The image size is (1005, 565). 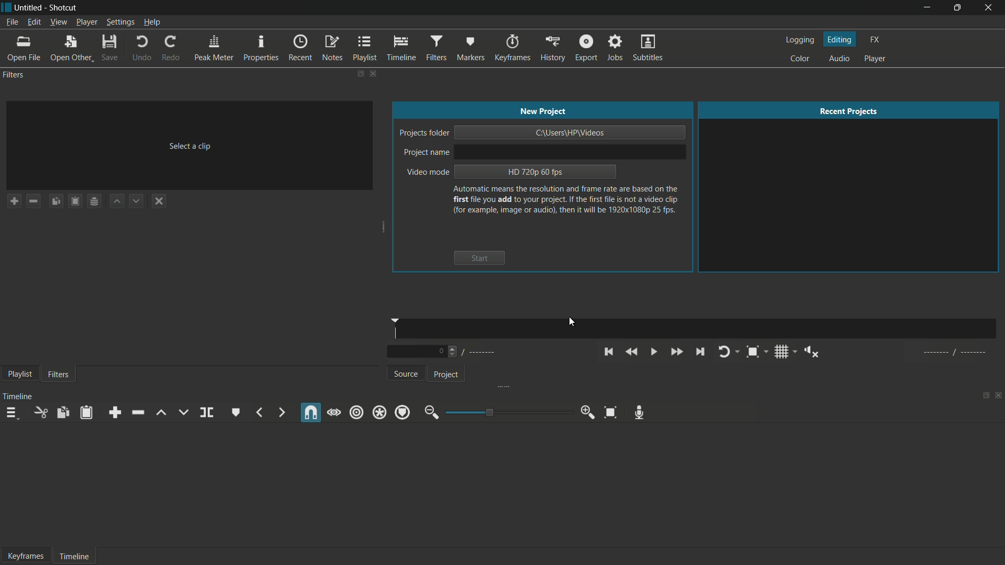 What do you see at coordinates (608, 352) in the screenshot?
I see `skip to the previous point` at bounding box center [608, 352].